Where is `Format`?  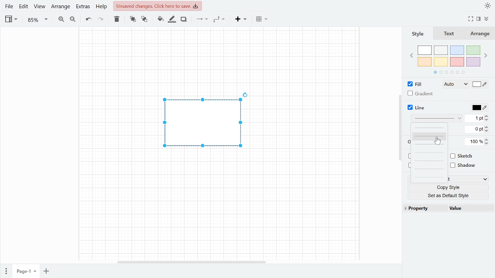 Format is located at coordinates (478, 19).